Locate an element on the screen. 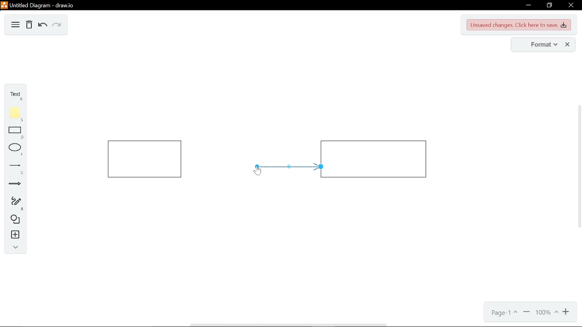  undo is located at coordinates (42, 26).